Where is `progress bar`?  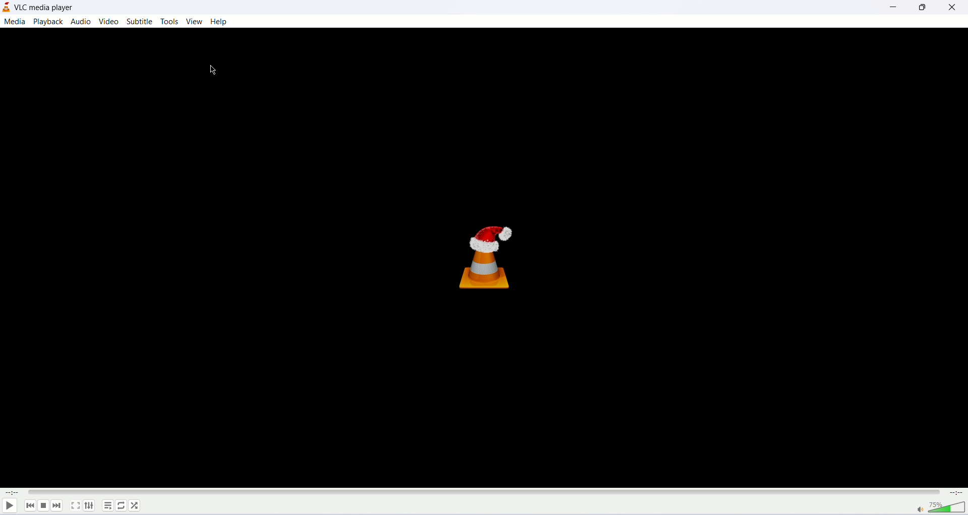 progress bar is located at coordinates (485, 492).